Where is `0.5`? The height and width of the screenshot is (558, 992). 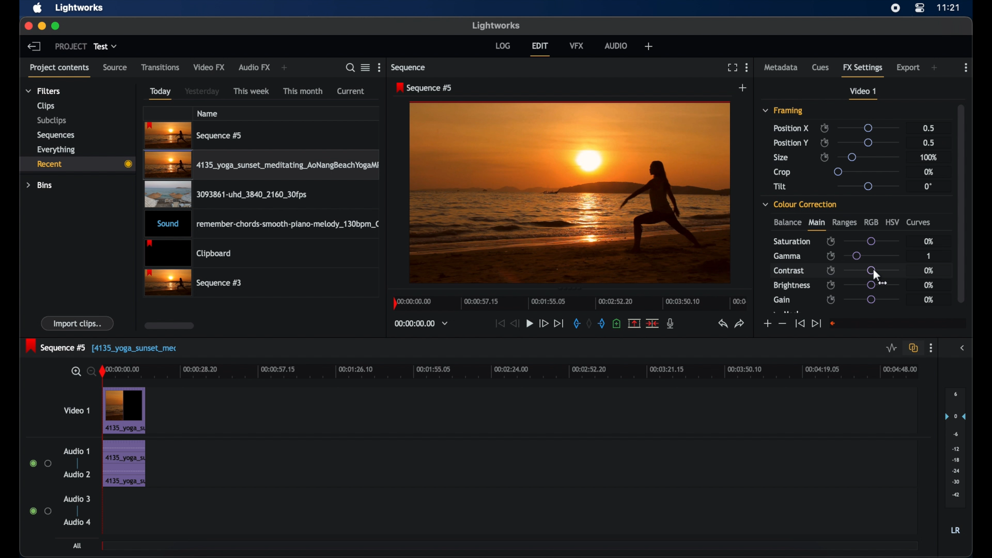
0.5 is located at coordinates (929, 128).